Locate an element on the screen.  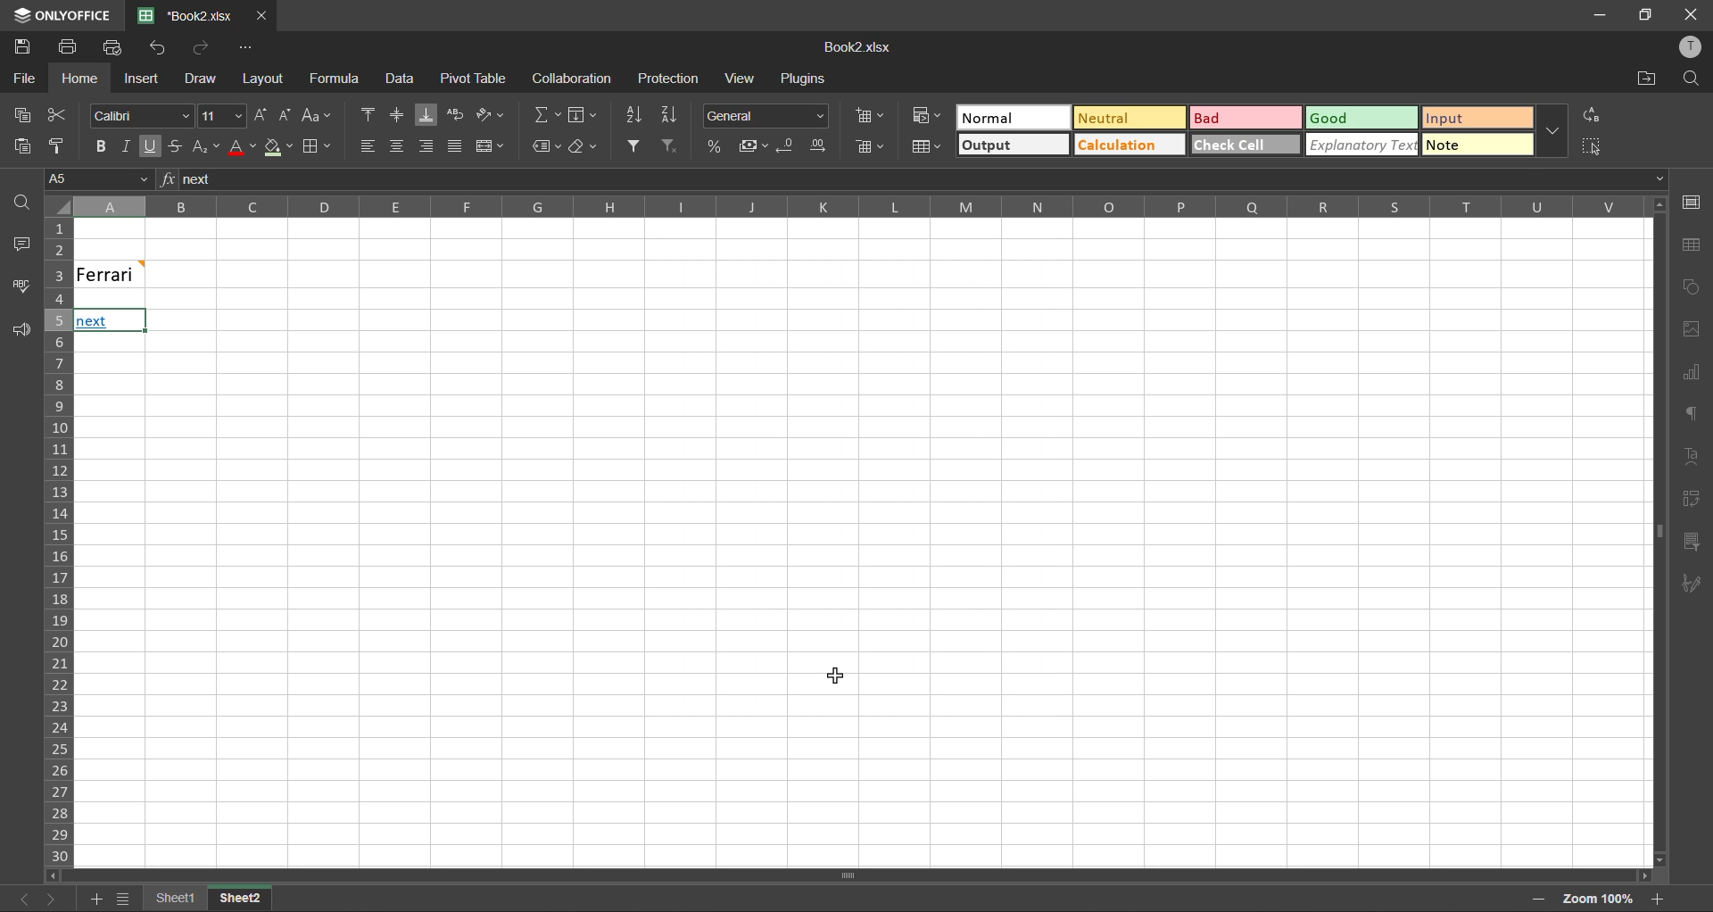
insert is located at coordinates (138, 78).